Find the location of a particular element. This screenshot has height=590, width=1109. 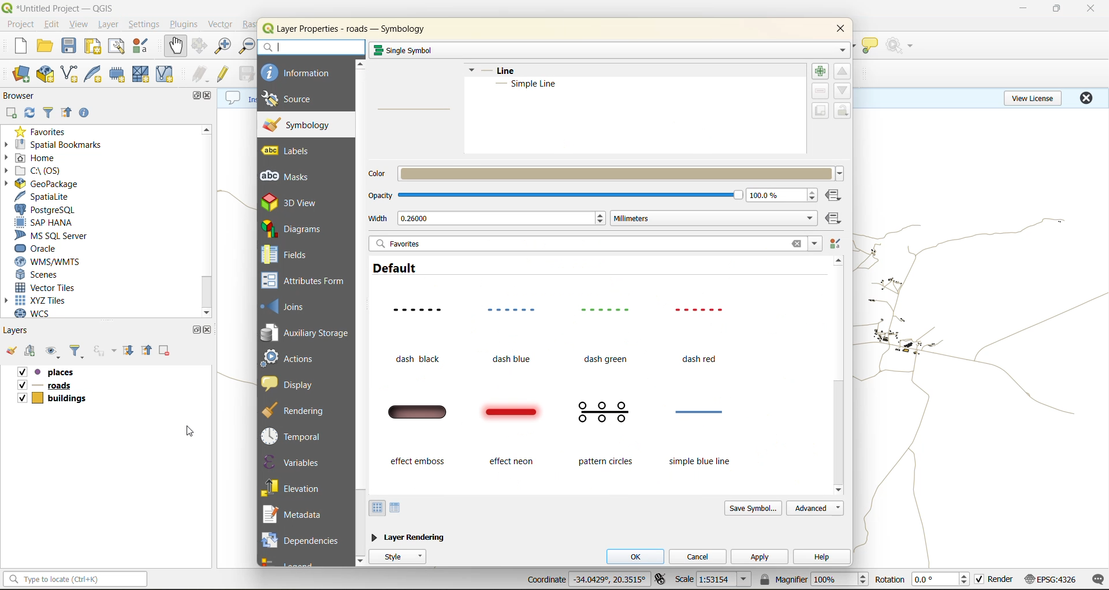

spatialite is located at coordinates (52, 196).